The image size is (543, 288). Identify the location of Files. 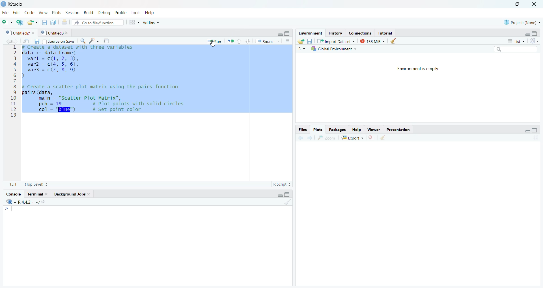
(302, 129).